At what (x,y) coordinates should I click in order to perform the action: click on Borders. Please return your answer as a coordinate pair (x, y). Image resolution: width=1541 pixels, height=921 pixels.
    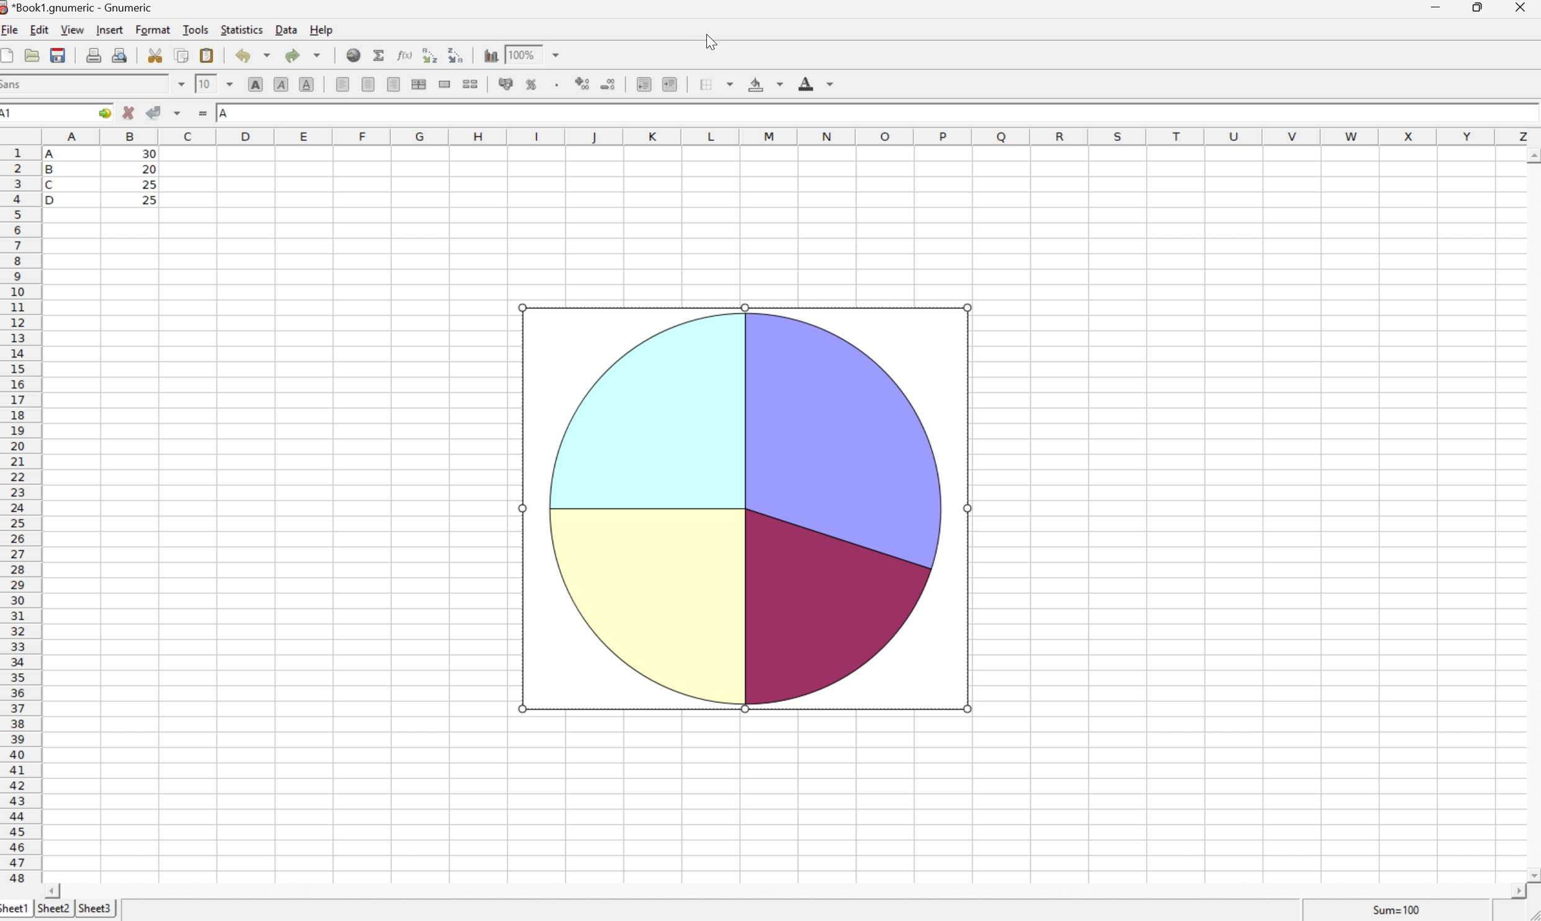
    Looking at the image, I should click on (712, 83).